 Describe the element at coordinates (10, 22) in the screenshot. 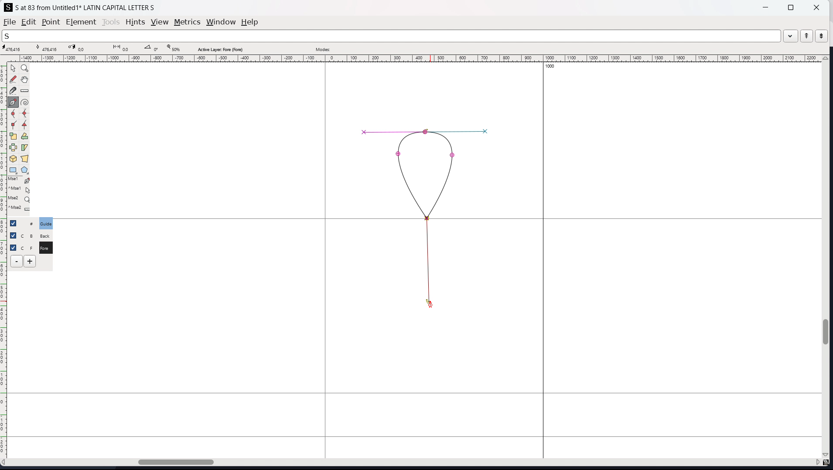

I see `file` at that location.